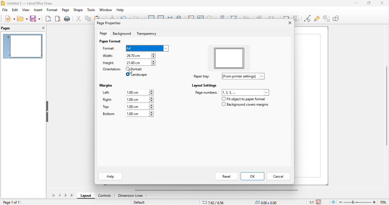 This screenshot has height=205, width=389. I want to click on landscape, so click(137, 75).